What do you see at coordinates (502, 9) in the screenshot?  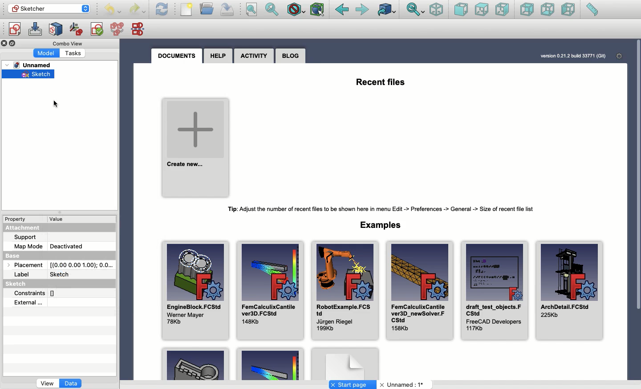 I see `Right` at bounding box center [502, 9].